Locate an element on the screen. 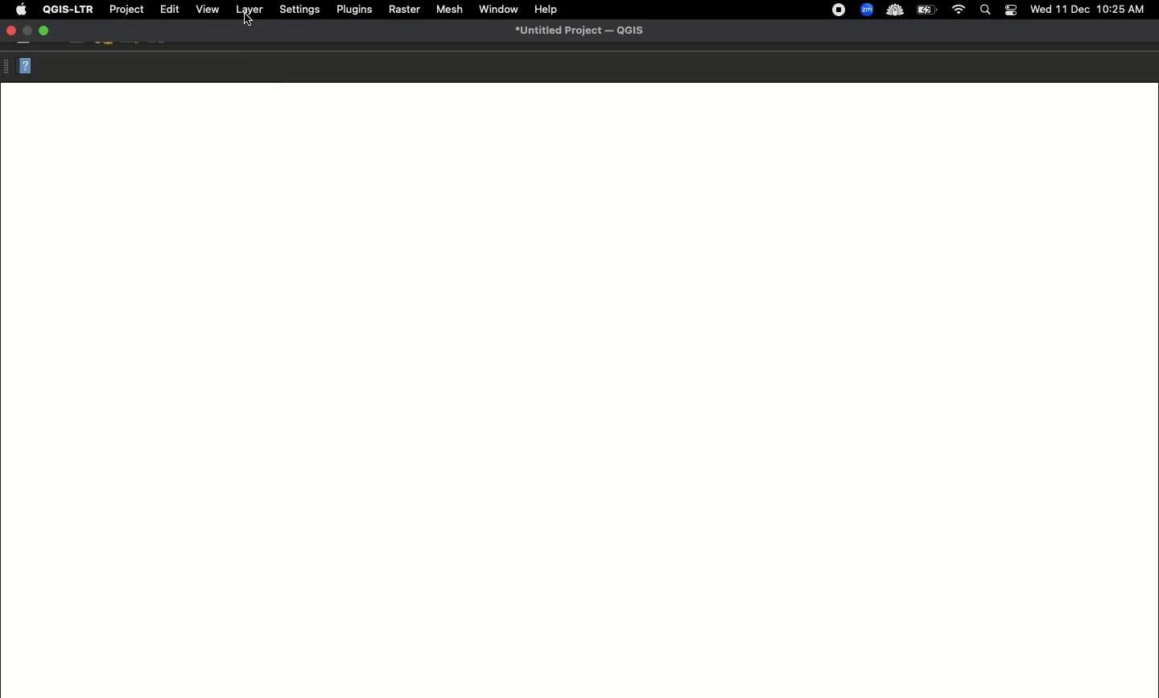  Mesh is located at coordinates (447, 9).